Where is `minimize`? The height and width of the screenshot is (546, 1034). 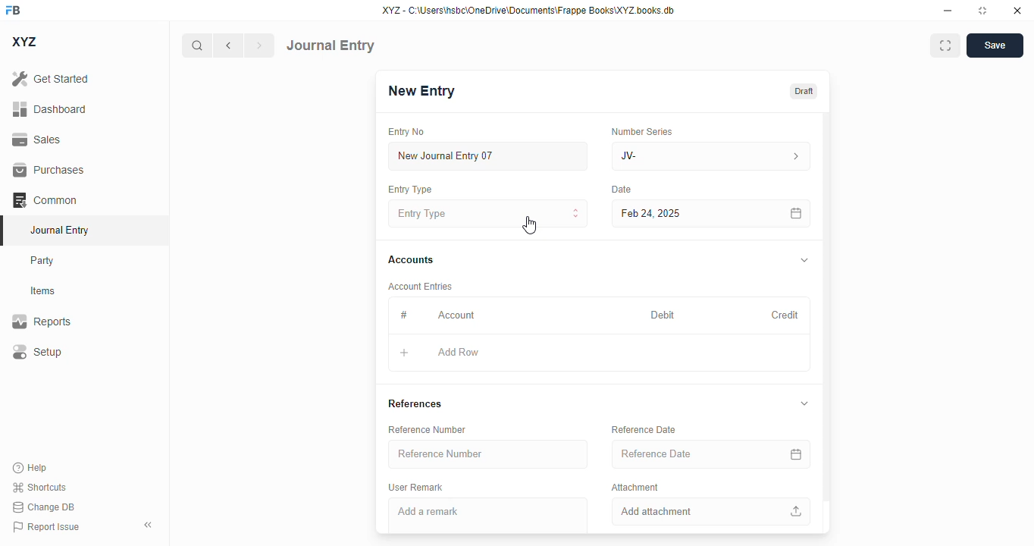 minimize is located at coordinates (948, 11).